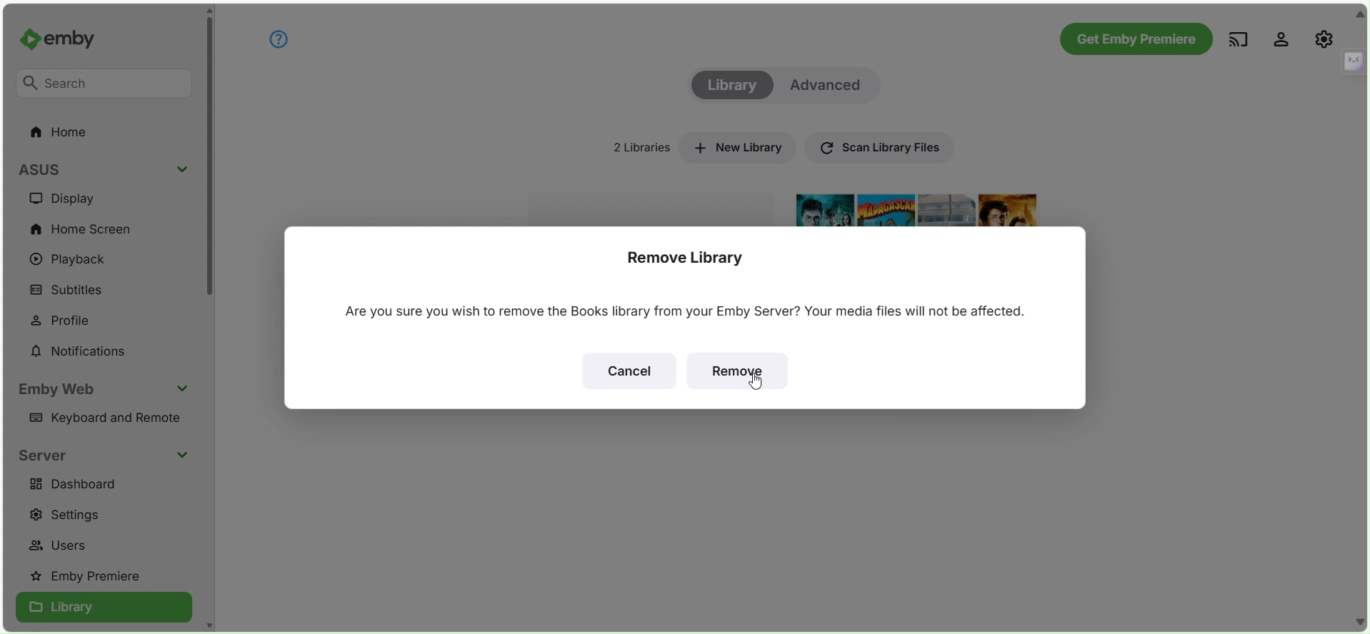 The image size is (1370, 634). What do you see at coordinates (105, 85) in the screenshot?
I see `Search Bar` at bounding box center [105, 85].